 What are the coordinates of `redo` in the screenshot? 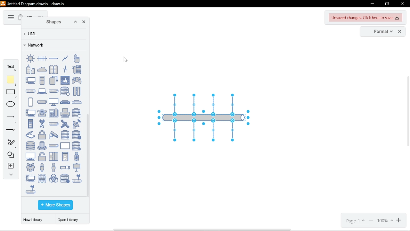 It's located at (40, 16).